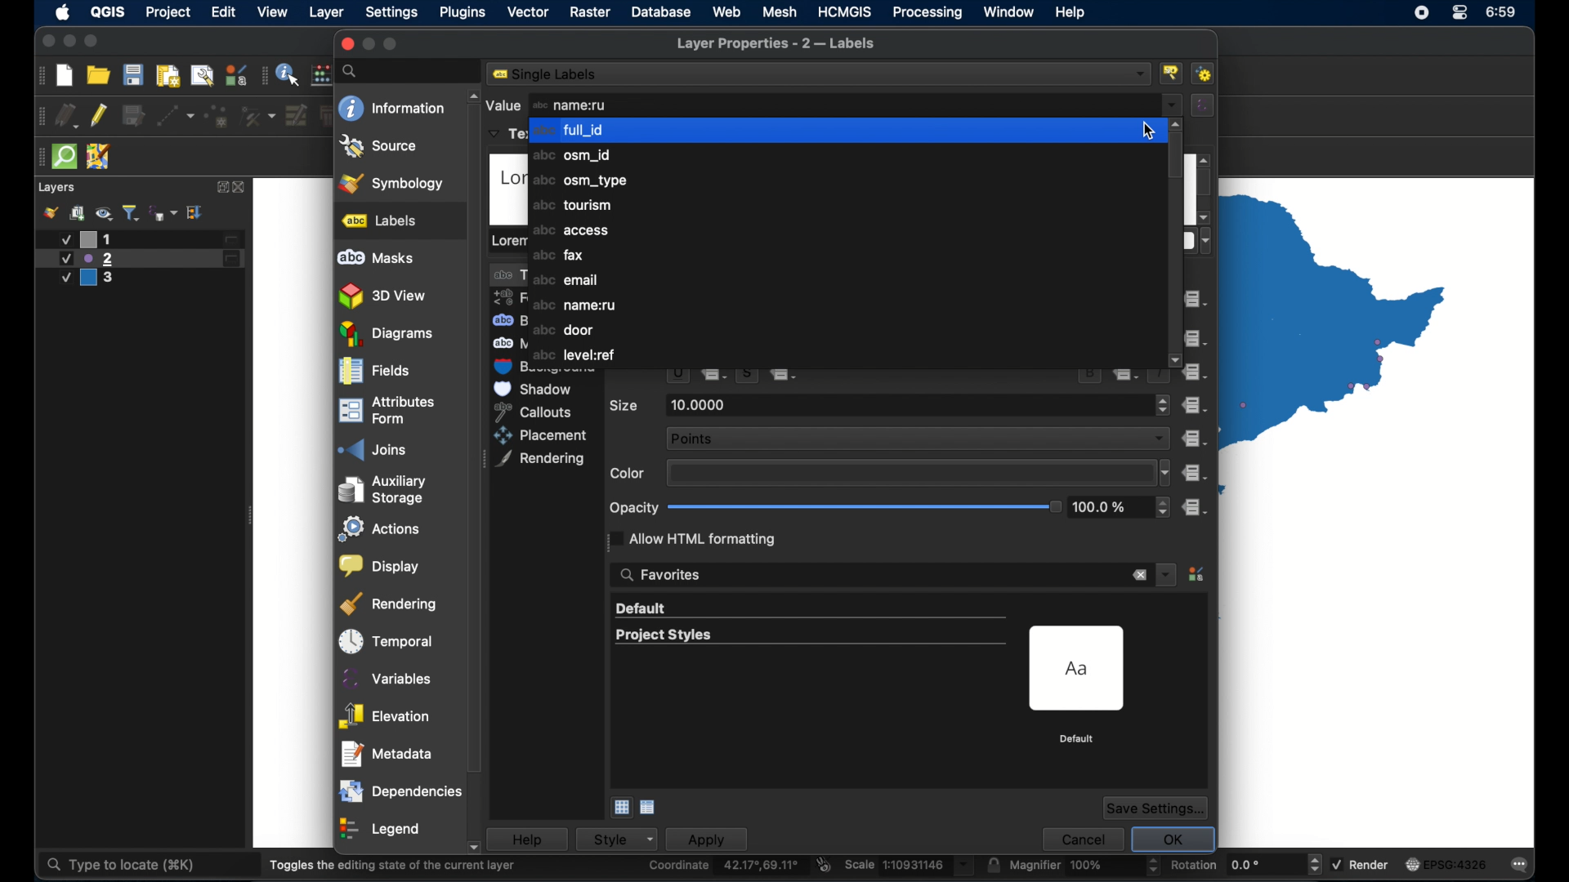 This screenshot has height=882, width=1569. Describe the element at coordinates (1200, 372) in the screenshot. I see `data defined override` at that location.